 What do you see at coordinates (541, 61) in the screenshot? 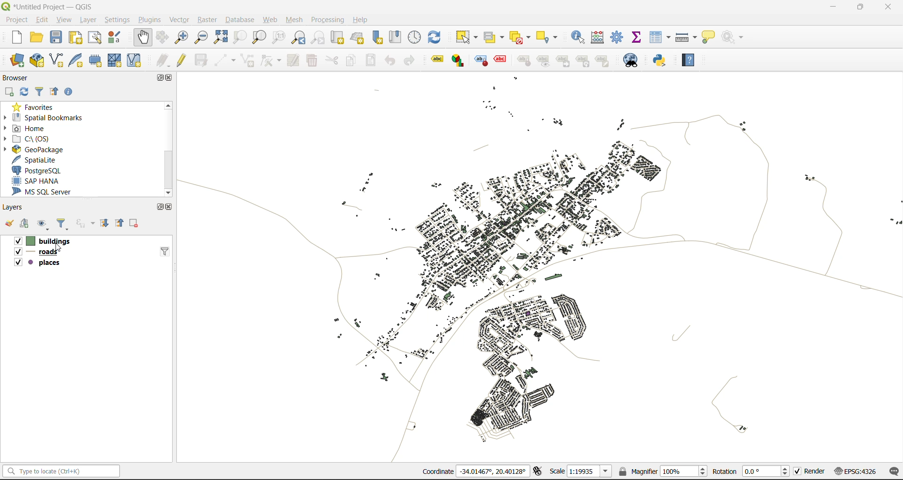
I see `show hide labels and diagrams` at bounding box center [541, 61].